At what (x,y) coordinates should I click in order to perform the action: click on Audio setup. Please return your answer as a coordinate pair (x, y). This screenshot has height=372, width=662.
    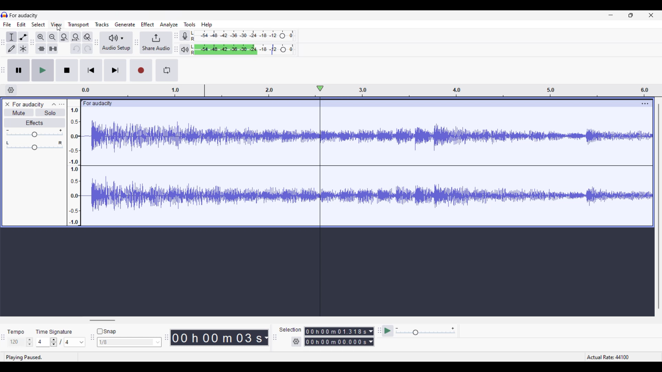
    Looking at the image, I should click on (116, 42).